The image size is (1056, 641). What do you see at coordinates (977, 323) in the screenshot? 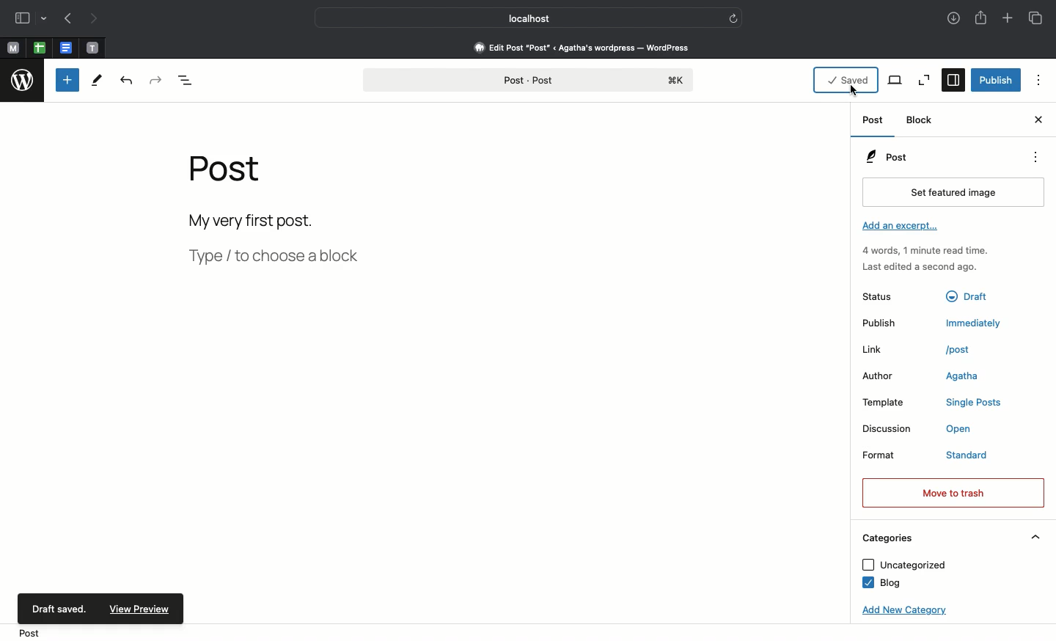
I see `Immediately` at bounding box center [977, 323].